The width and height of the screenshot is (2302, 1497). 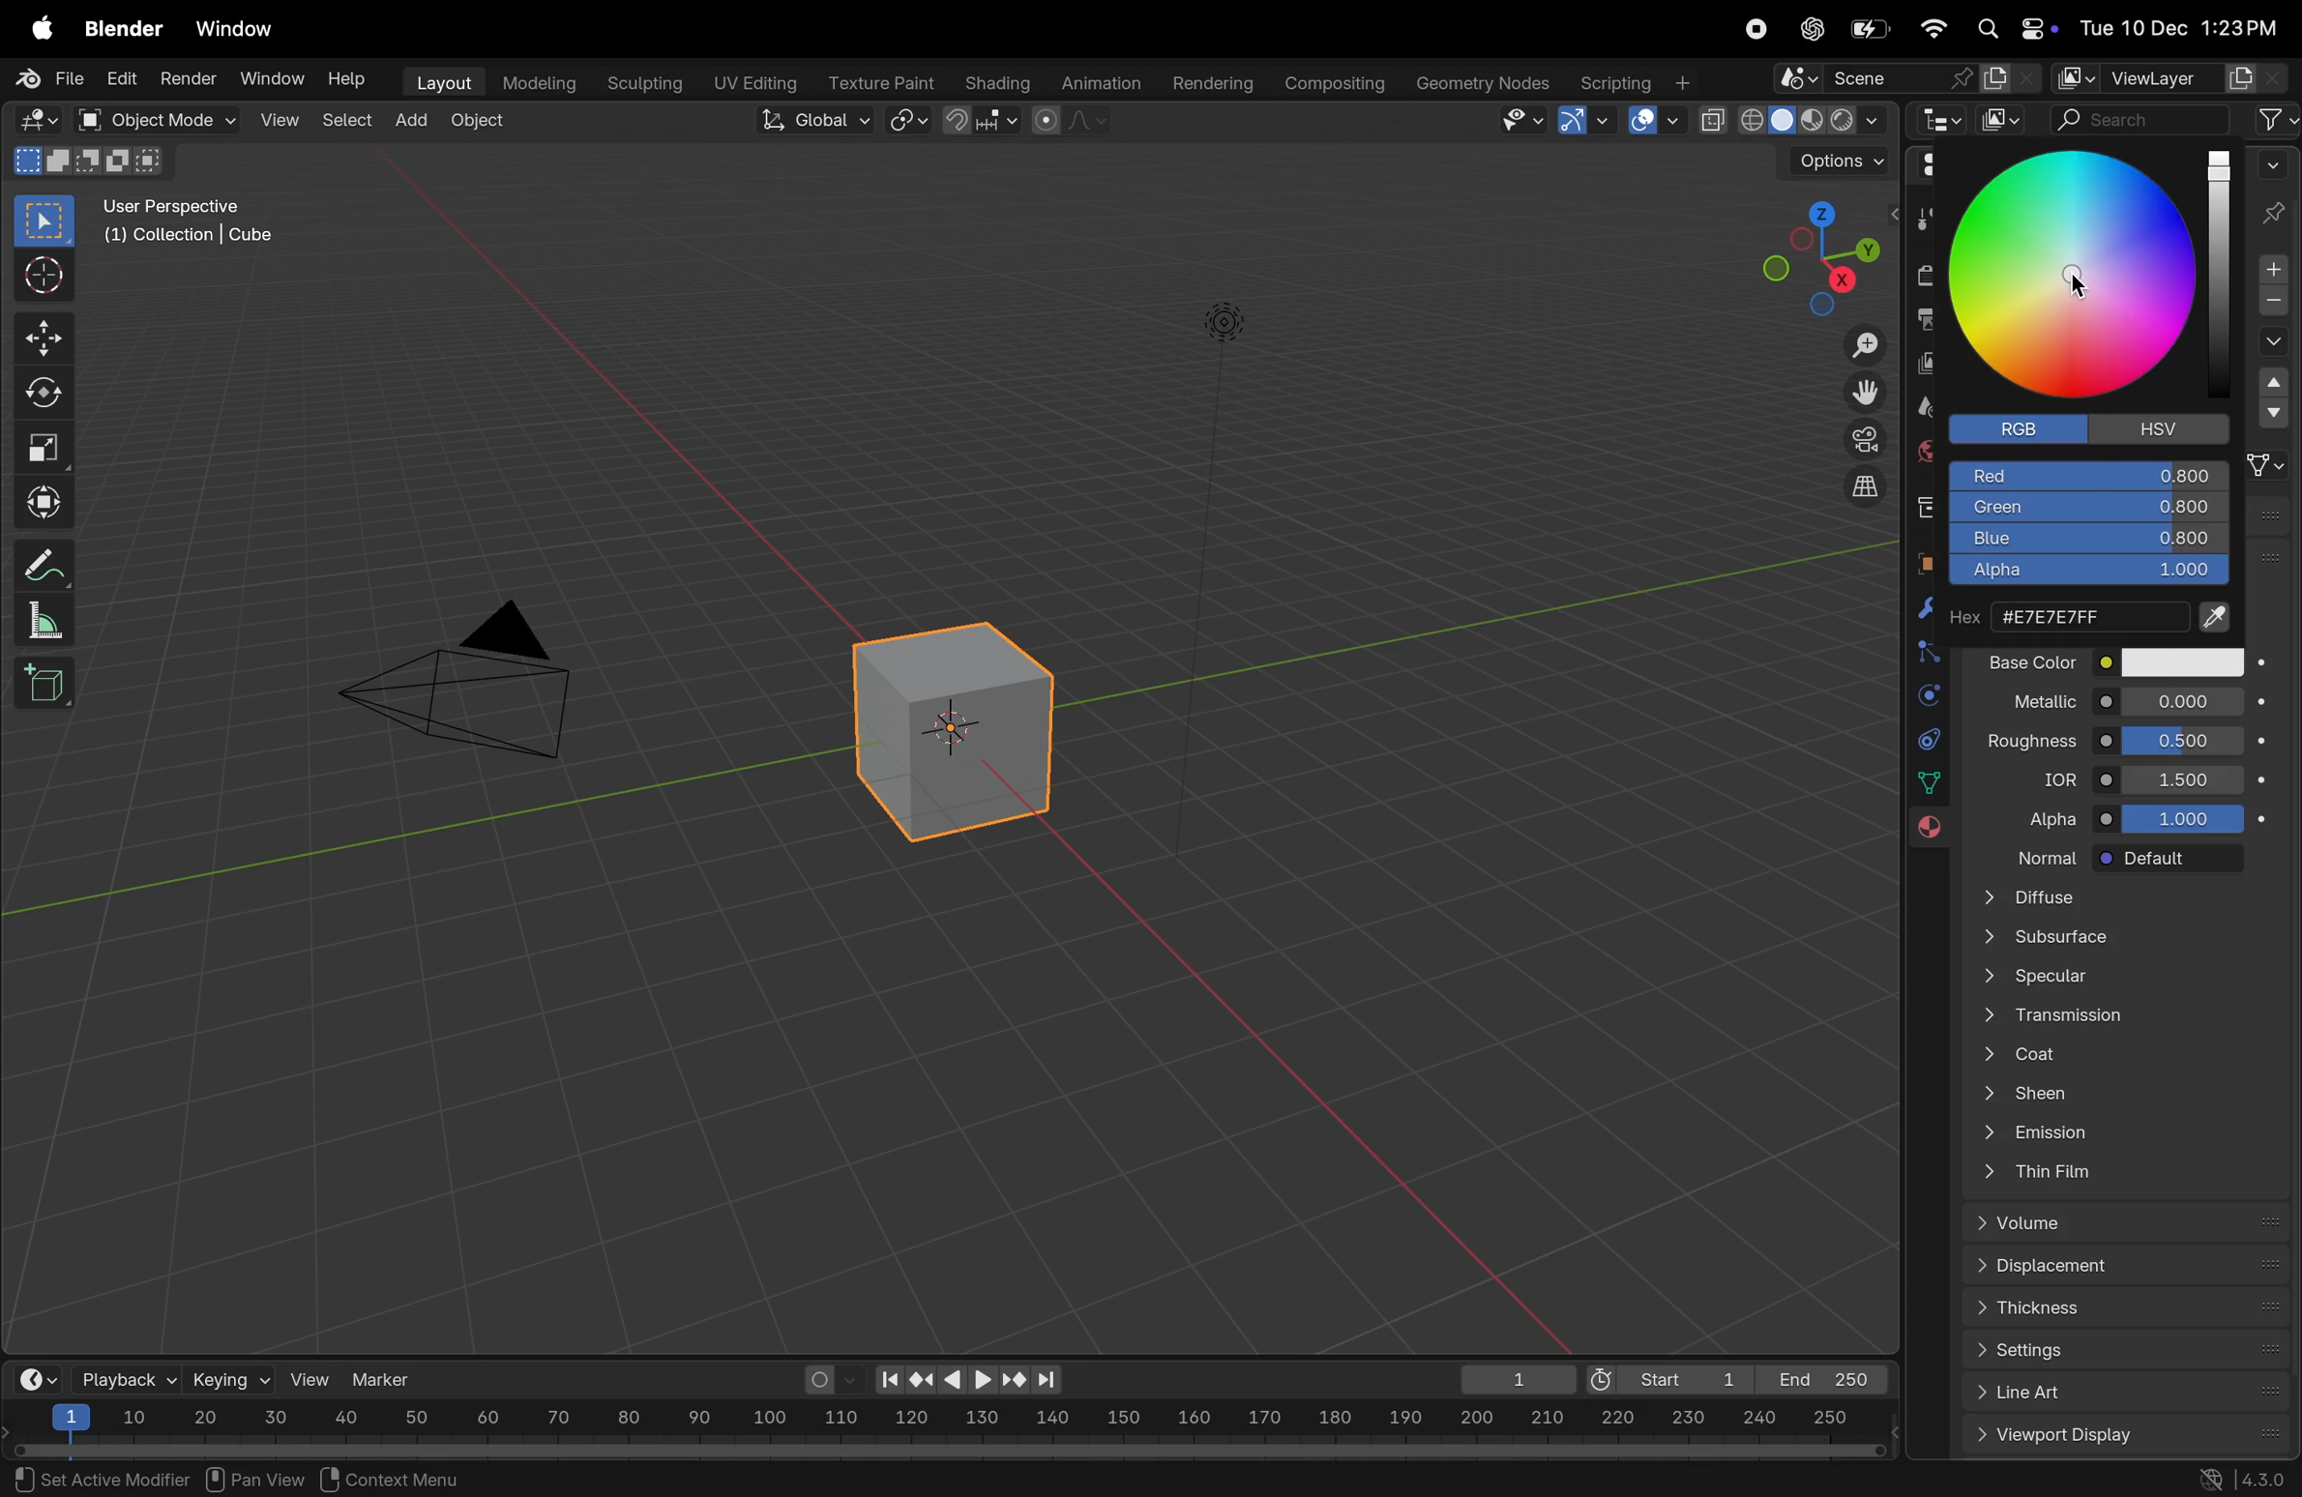 What do you see at coordinates (34, 30) in the screenshot?
I see `apple menu` at bounding box center [34, 30].